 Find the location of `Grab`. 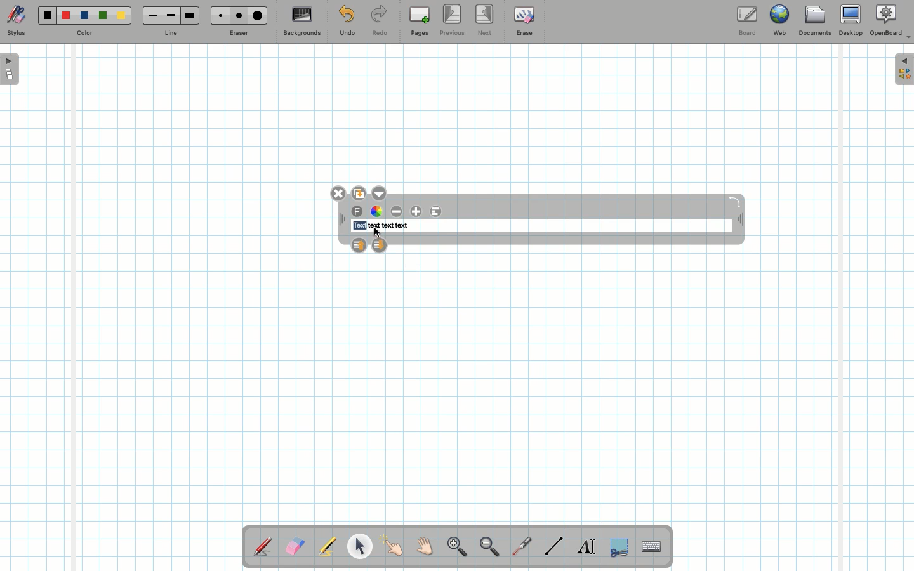

Grab is located at coordinates (425, 548).